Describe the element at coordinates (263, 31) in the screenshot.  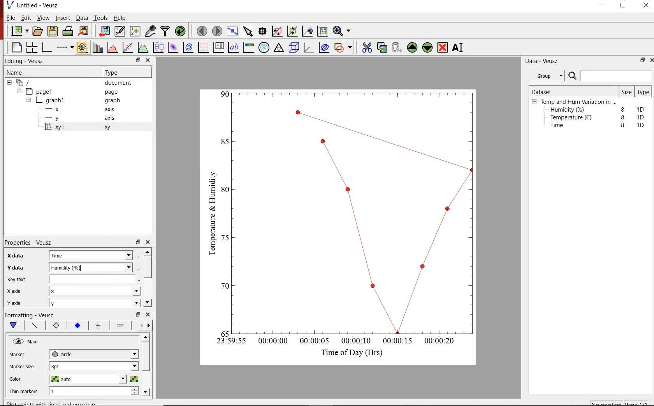
I see `Read data points on the graph` at that location.